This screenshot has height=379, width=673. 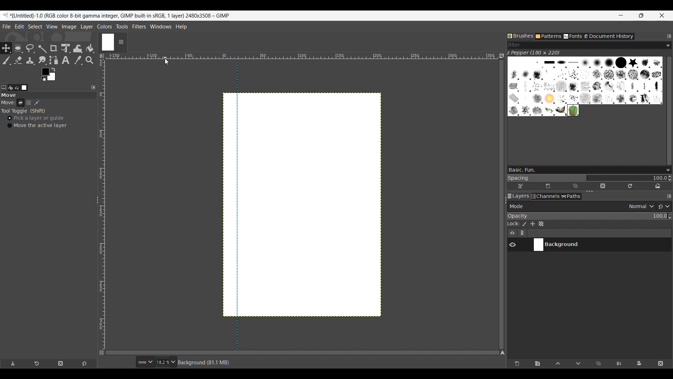 I want to click on Show interface in a smaller tab, so click(x=641, y=15).